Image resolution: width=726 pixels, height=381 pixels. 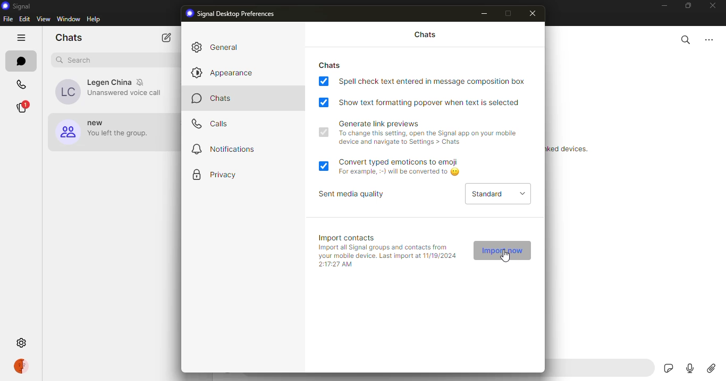 I want to click on minimize, so click(x=664, y=6).